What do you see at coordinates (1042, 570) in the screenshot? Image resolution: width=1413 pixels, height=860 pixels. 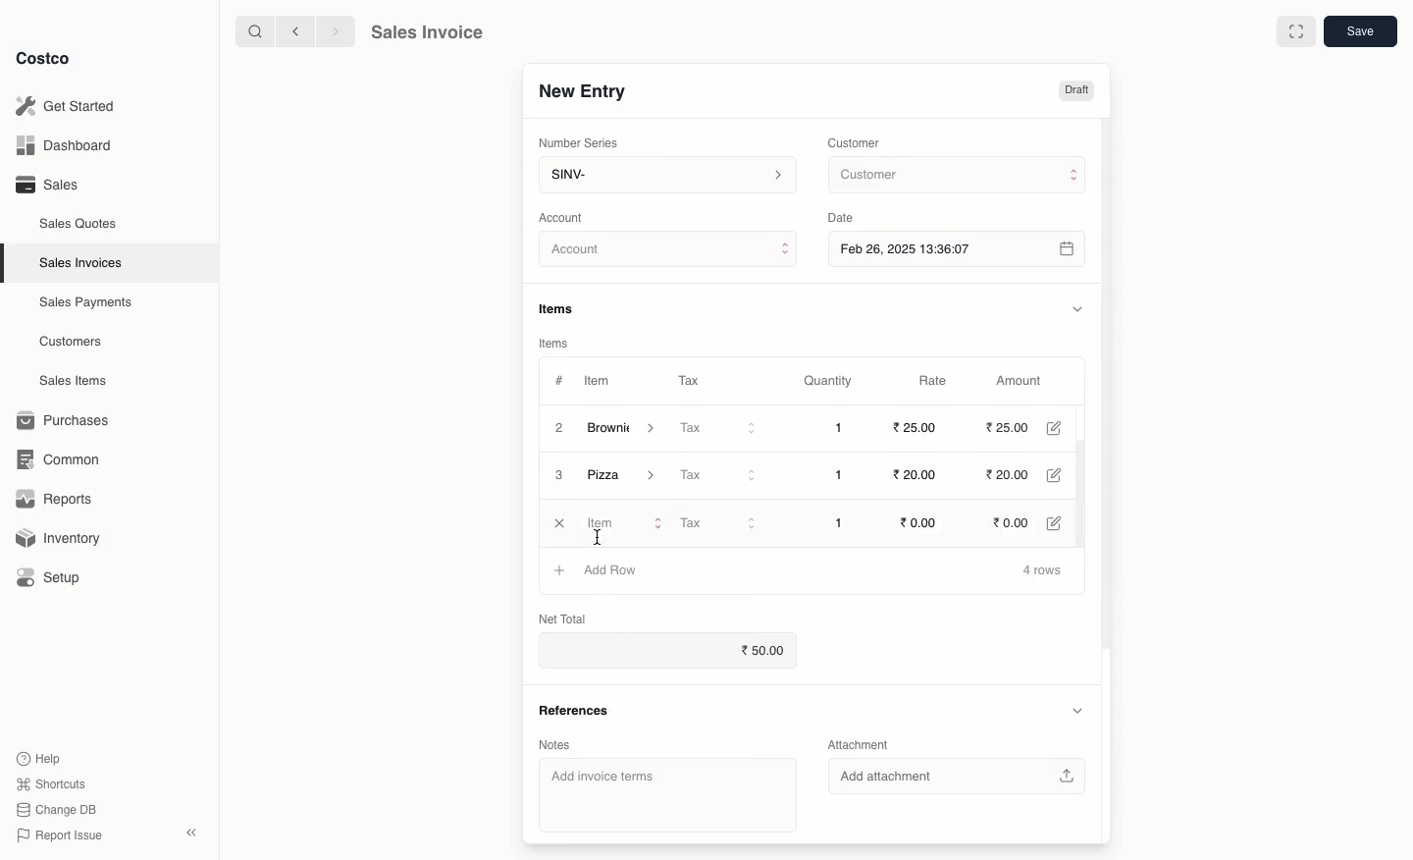 I see `4 rows` at bounding box center [1042, 570].